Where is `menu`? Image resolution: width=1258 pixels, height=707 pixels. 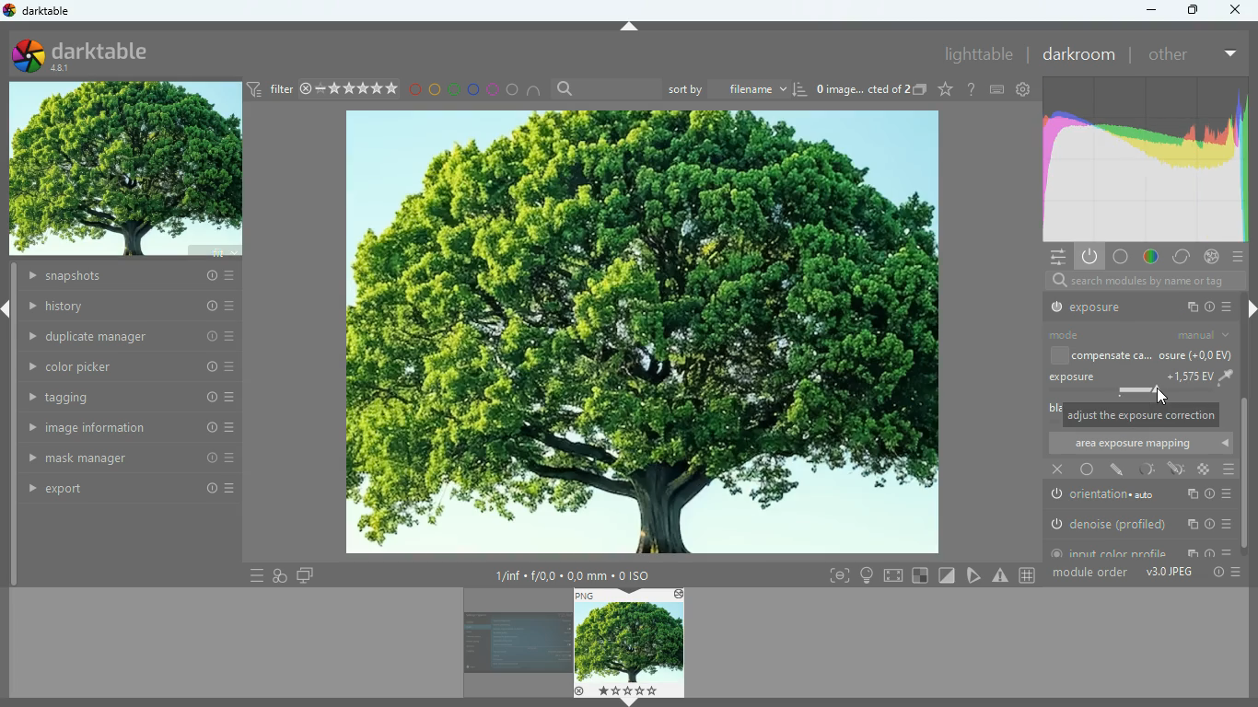
menu is located at coordinates (1231, 469).